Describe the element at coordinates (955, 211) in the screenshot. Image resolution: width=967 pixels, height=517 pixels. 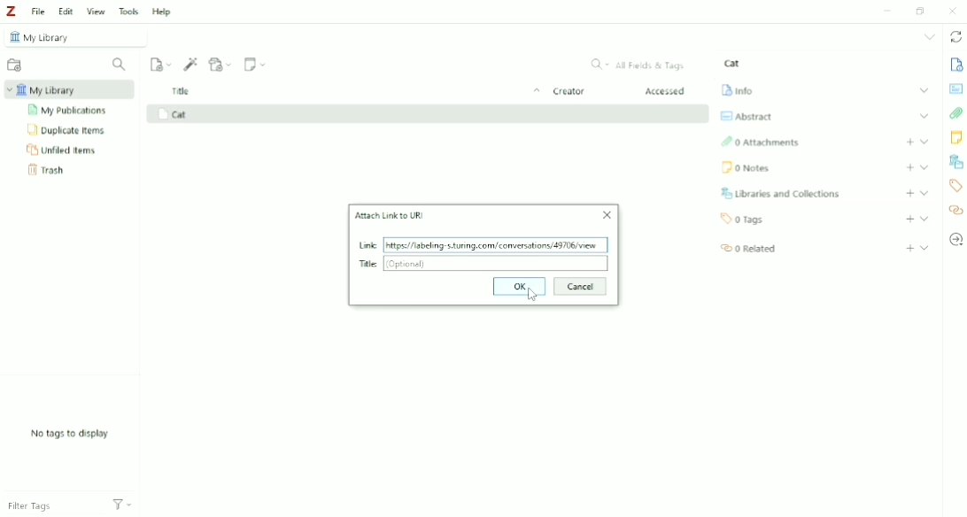
I see `Related` at that location.